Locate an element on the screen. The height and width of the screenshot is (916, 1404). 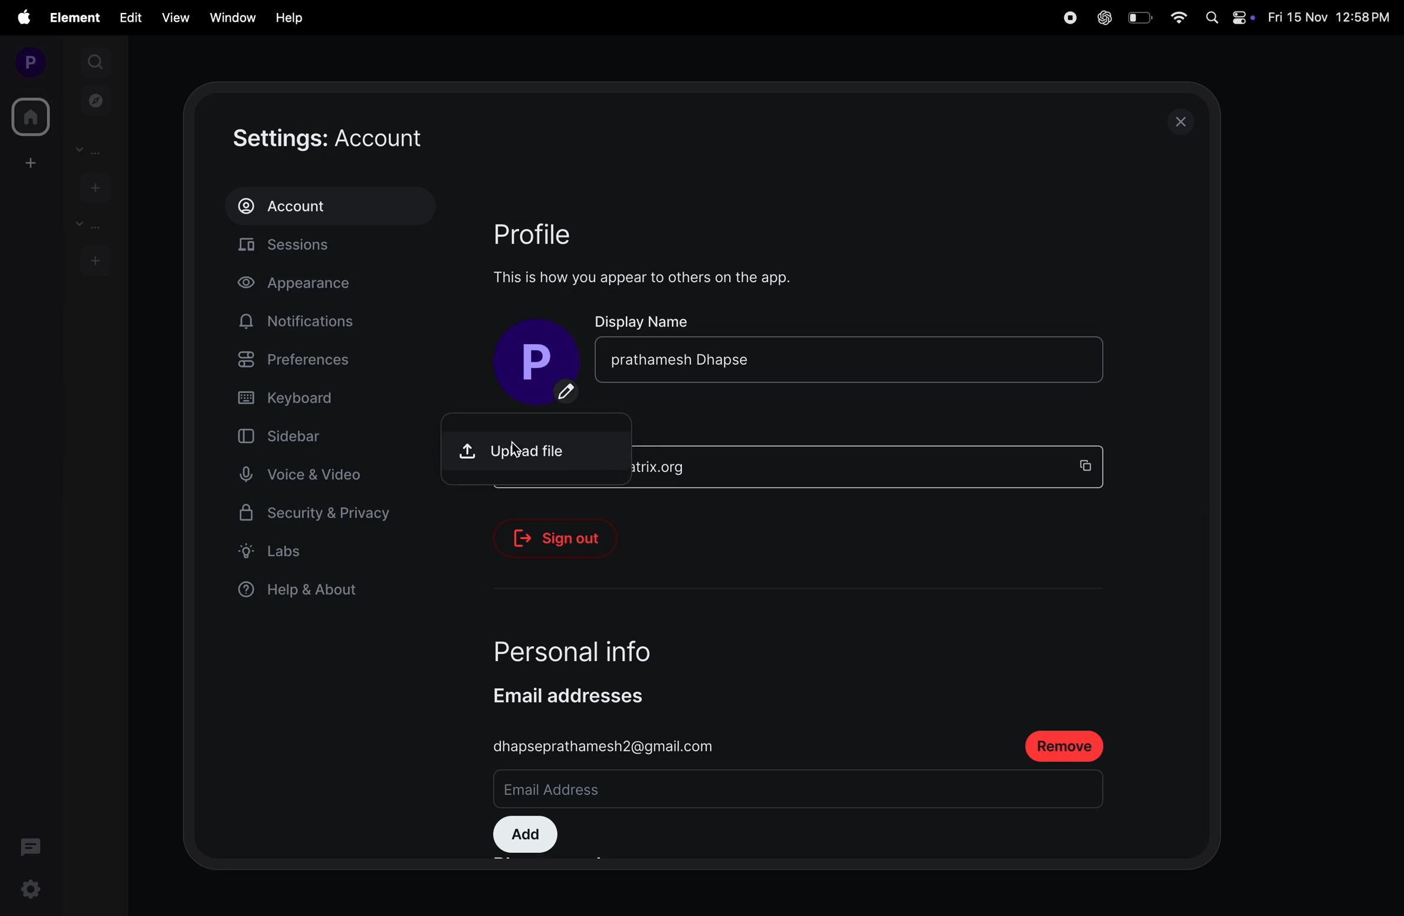
settings account is located at coordinates (368, 139).